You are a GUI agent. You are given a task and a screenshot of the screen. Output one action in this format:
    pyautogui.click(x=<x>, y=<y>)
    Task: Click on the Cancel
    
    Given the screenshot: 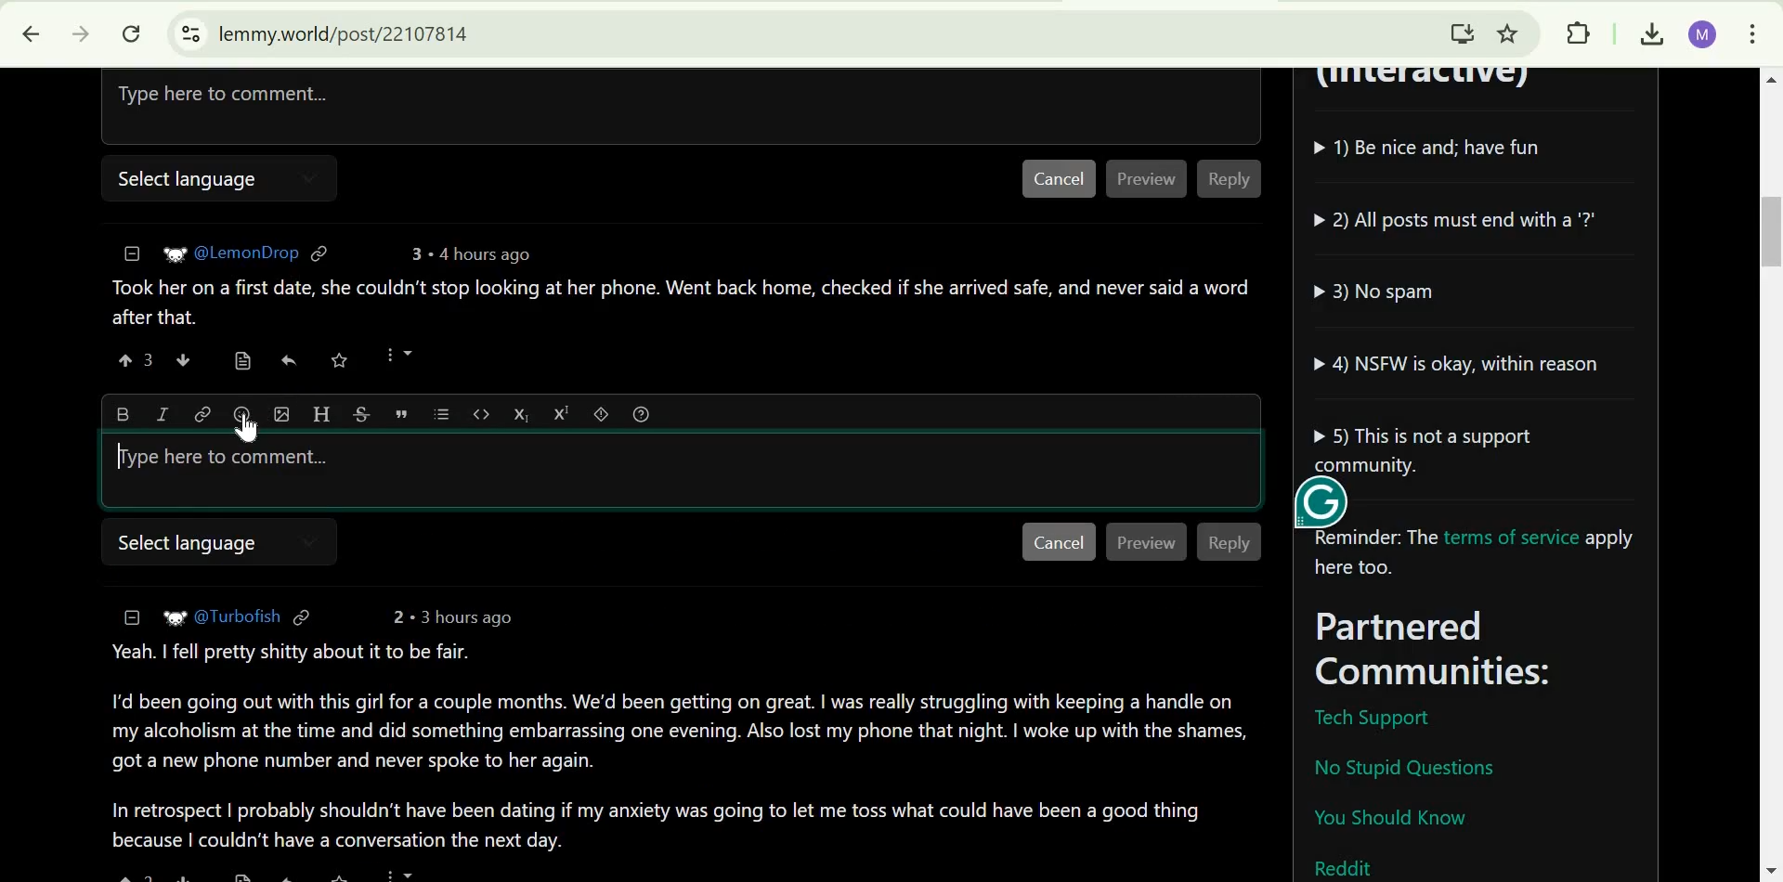 What is the action you would take?
    pyautogui.click(x=1058, y=180)
    